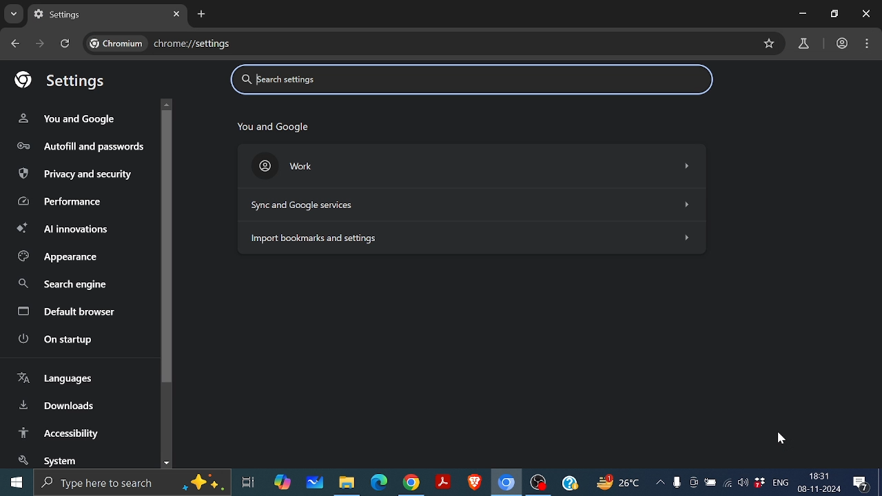 The image size is (882, 496). What do you see at coordinates (58, 339) in the screenshot?
I see `On startup` at bounding box center [58, 339].